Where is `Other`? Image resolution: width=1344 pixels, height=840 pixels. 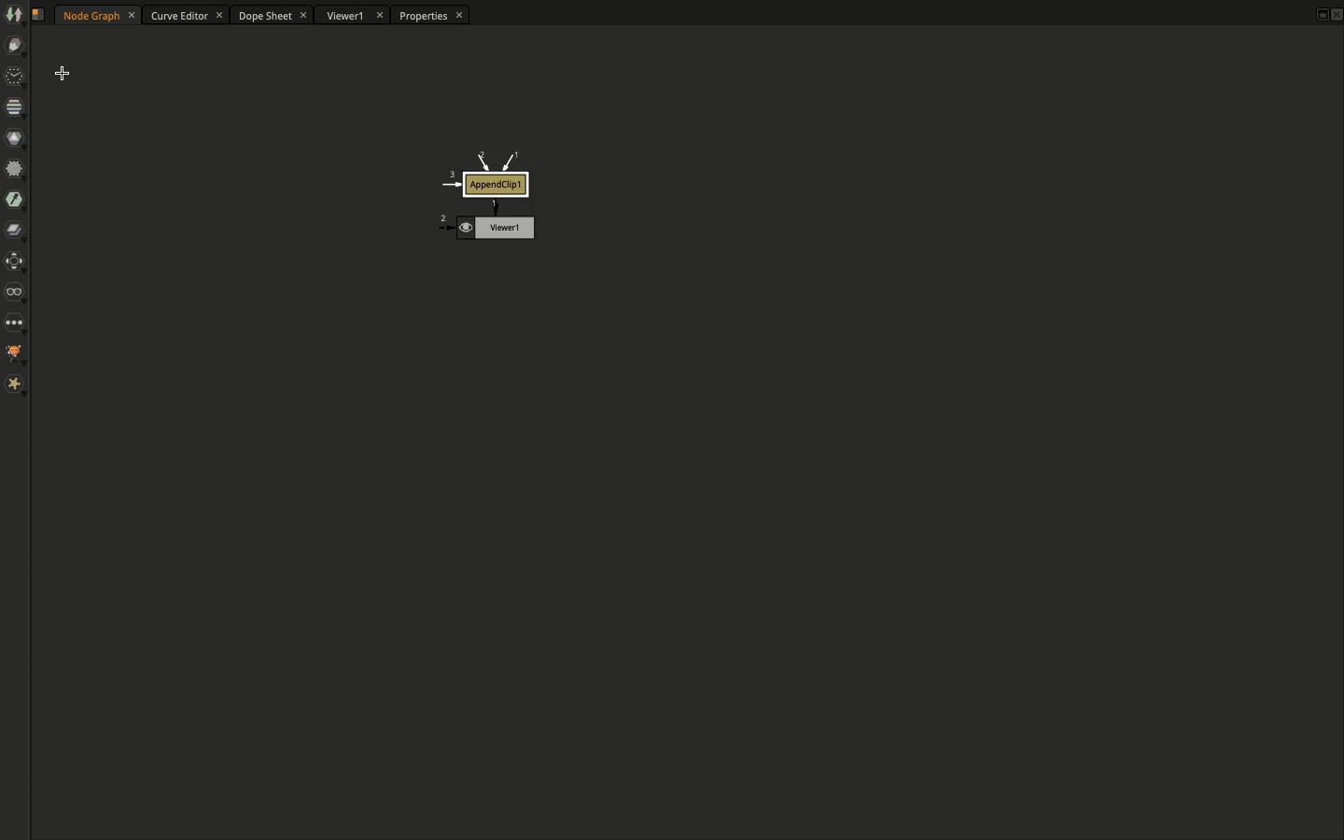
Other is located at coordinates (15, 322).